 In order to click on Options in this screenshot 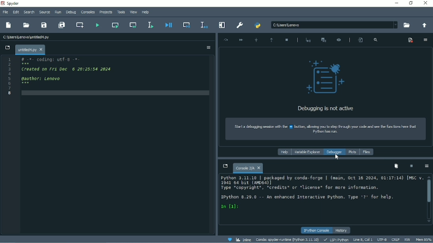, I will do `click(425, 40)`.